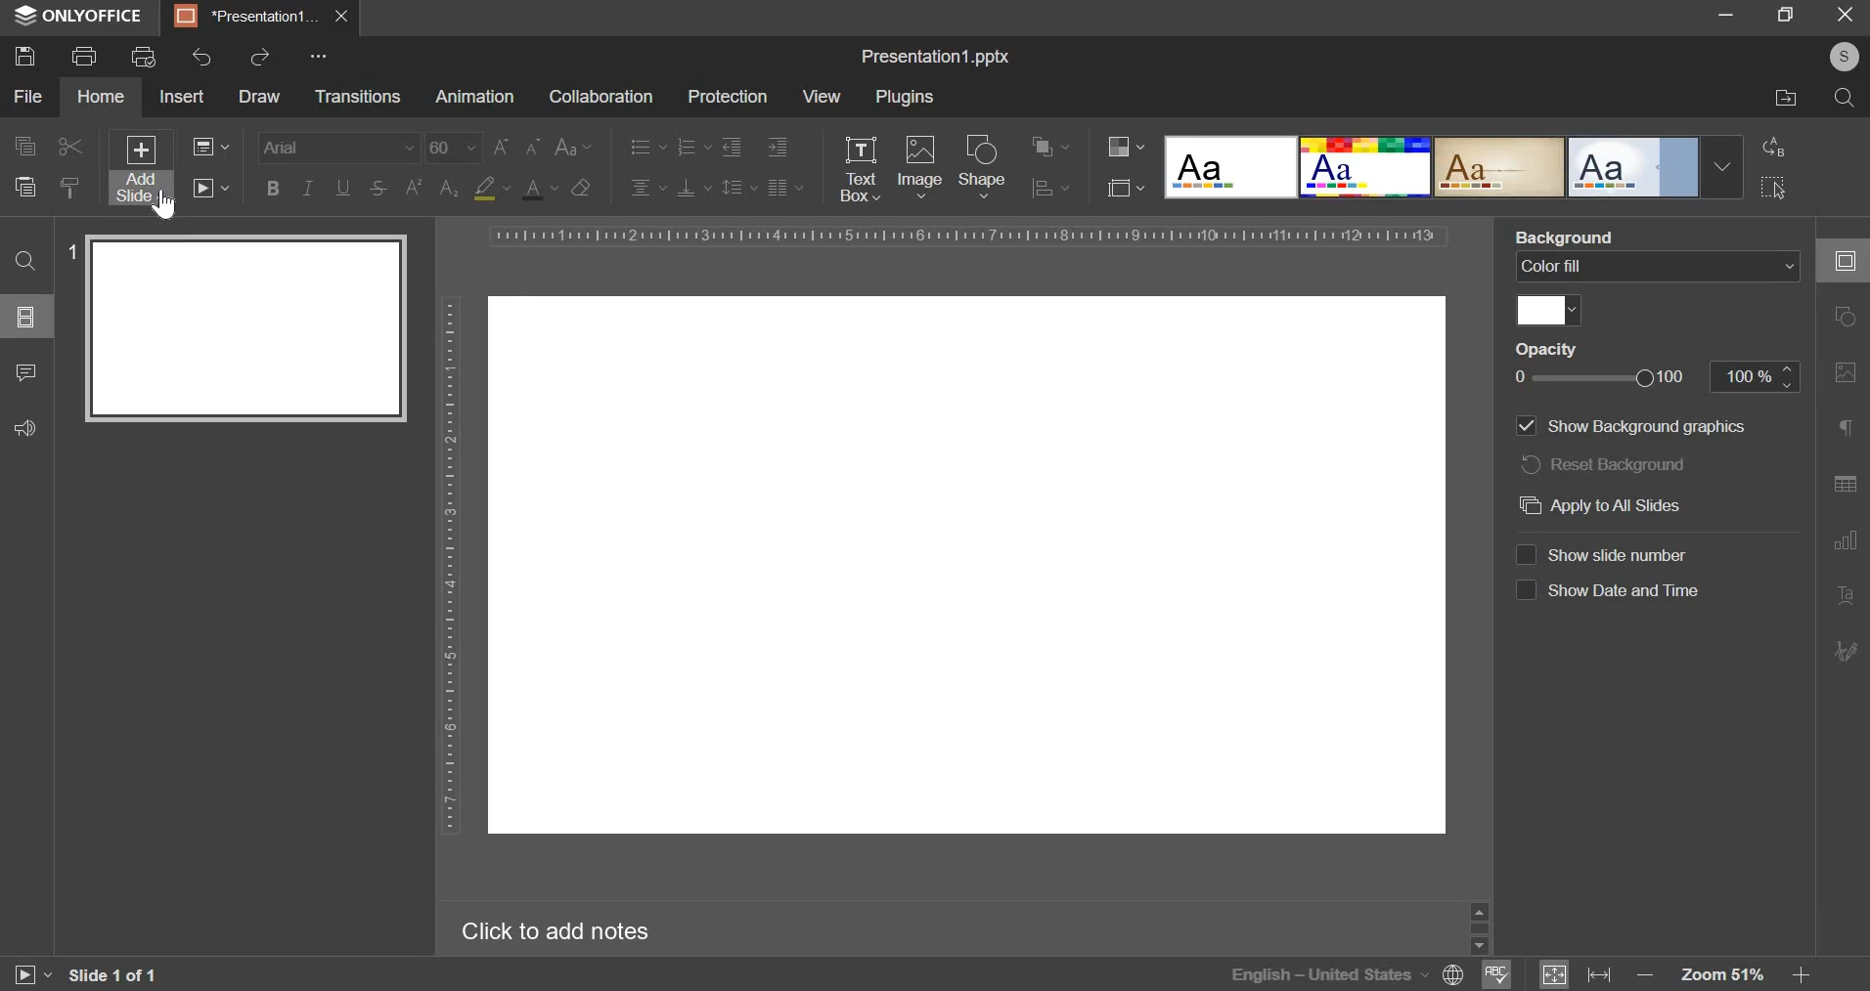 The width and height of the screenshot is (1870, 991). What do you see at coordinates (1601, 505) in the screenshot?
I see `apply to all slides` at bounding box center [1601, 505].